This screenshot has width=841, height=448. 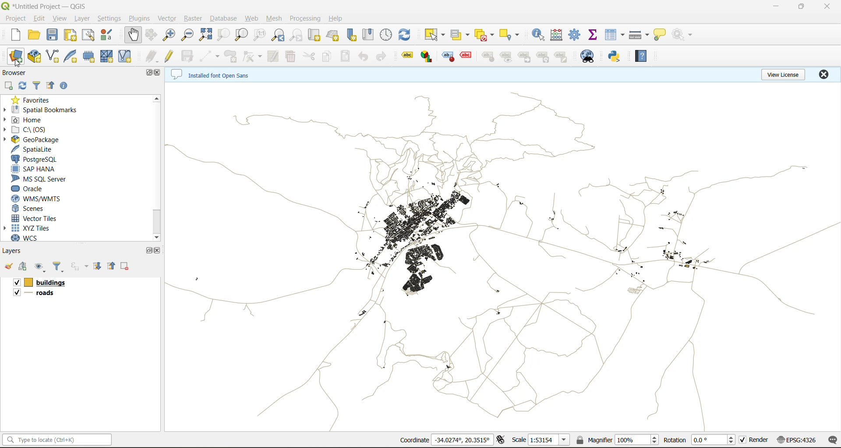 What do you see at coordinates (73, 55) in the screenshot?
I see `new spatialite layer` at bounding box center [73, 55].